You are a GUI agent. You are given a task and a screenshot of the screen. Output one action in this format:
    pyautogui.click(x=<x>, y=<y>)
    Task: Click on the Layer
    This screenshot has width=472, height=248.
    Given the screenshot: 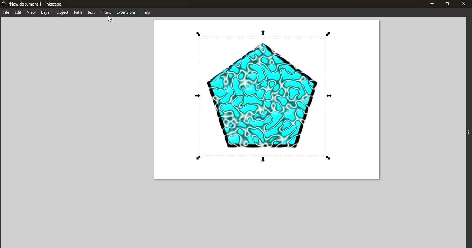 What is the action you would take?
    pyautogui.click(x=45, y=13)
    